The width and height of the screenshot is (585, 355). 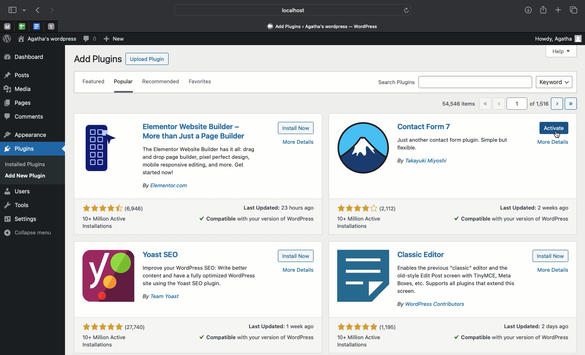 I want to click on 1, so click(x=516, y=104).